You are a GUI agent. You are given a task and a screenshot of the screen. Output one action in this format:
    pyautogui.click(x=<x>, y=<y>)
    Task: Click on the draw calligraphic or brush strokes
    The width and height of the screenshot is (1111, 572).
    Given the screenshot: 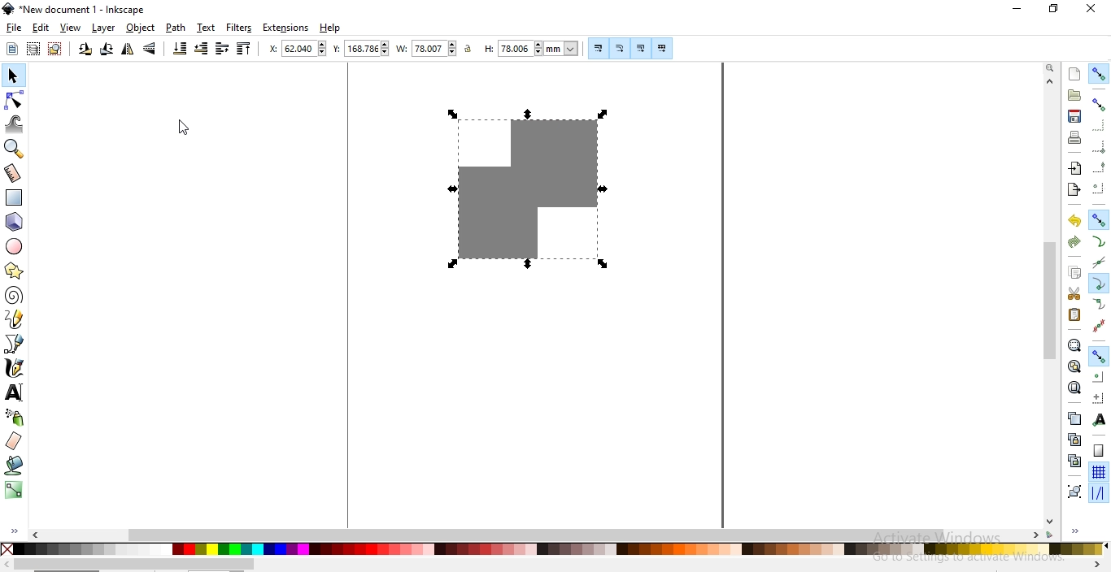 What is the action you would take?
    pyautogui.click(x=15, y=369)
    